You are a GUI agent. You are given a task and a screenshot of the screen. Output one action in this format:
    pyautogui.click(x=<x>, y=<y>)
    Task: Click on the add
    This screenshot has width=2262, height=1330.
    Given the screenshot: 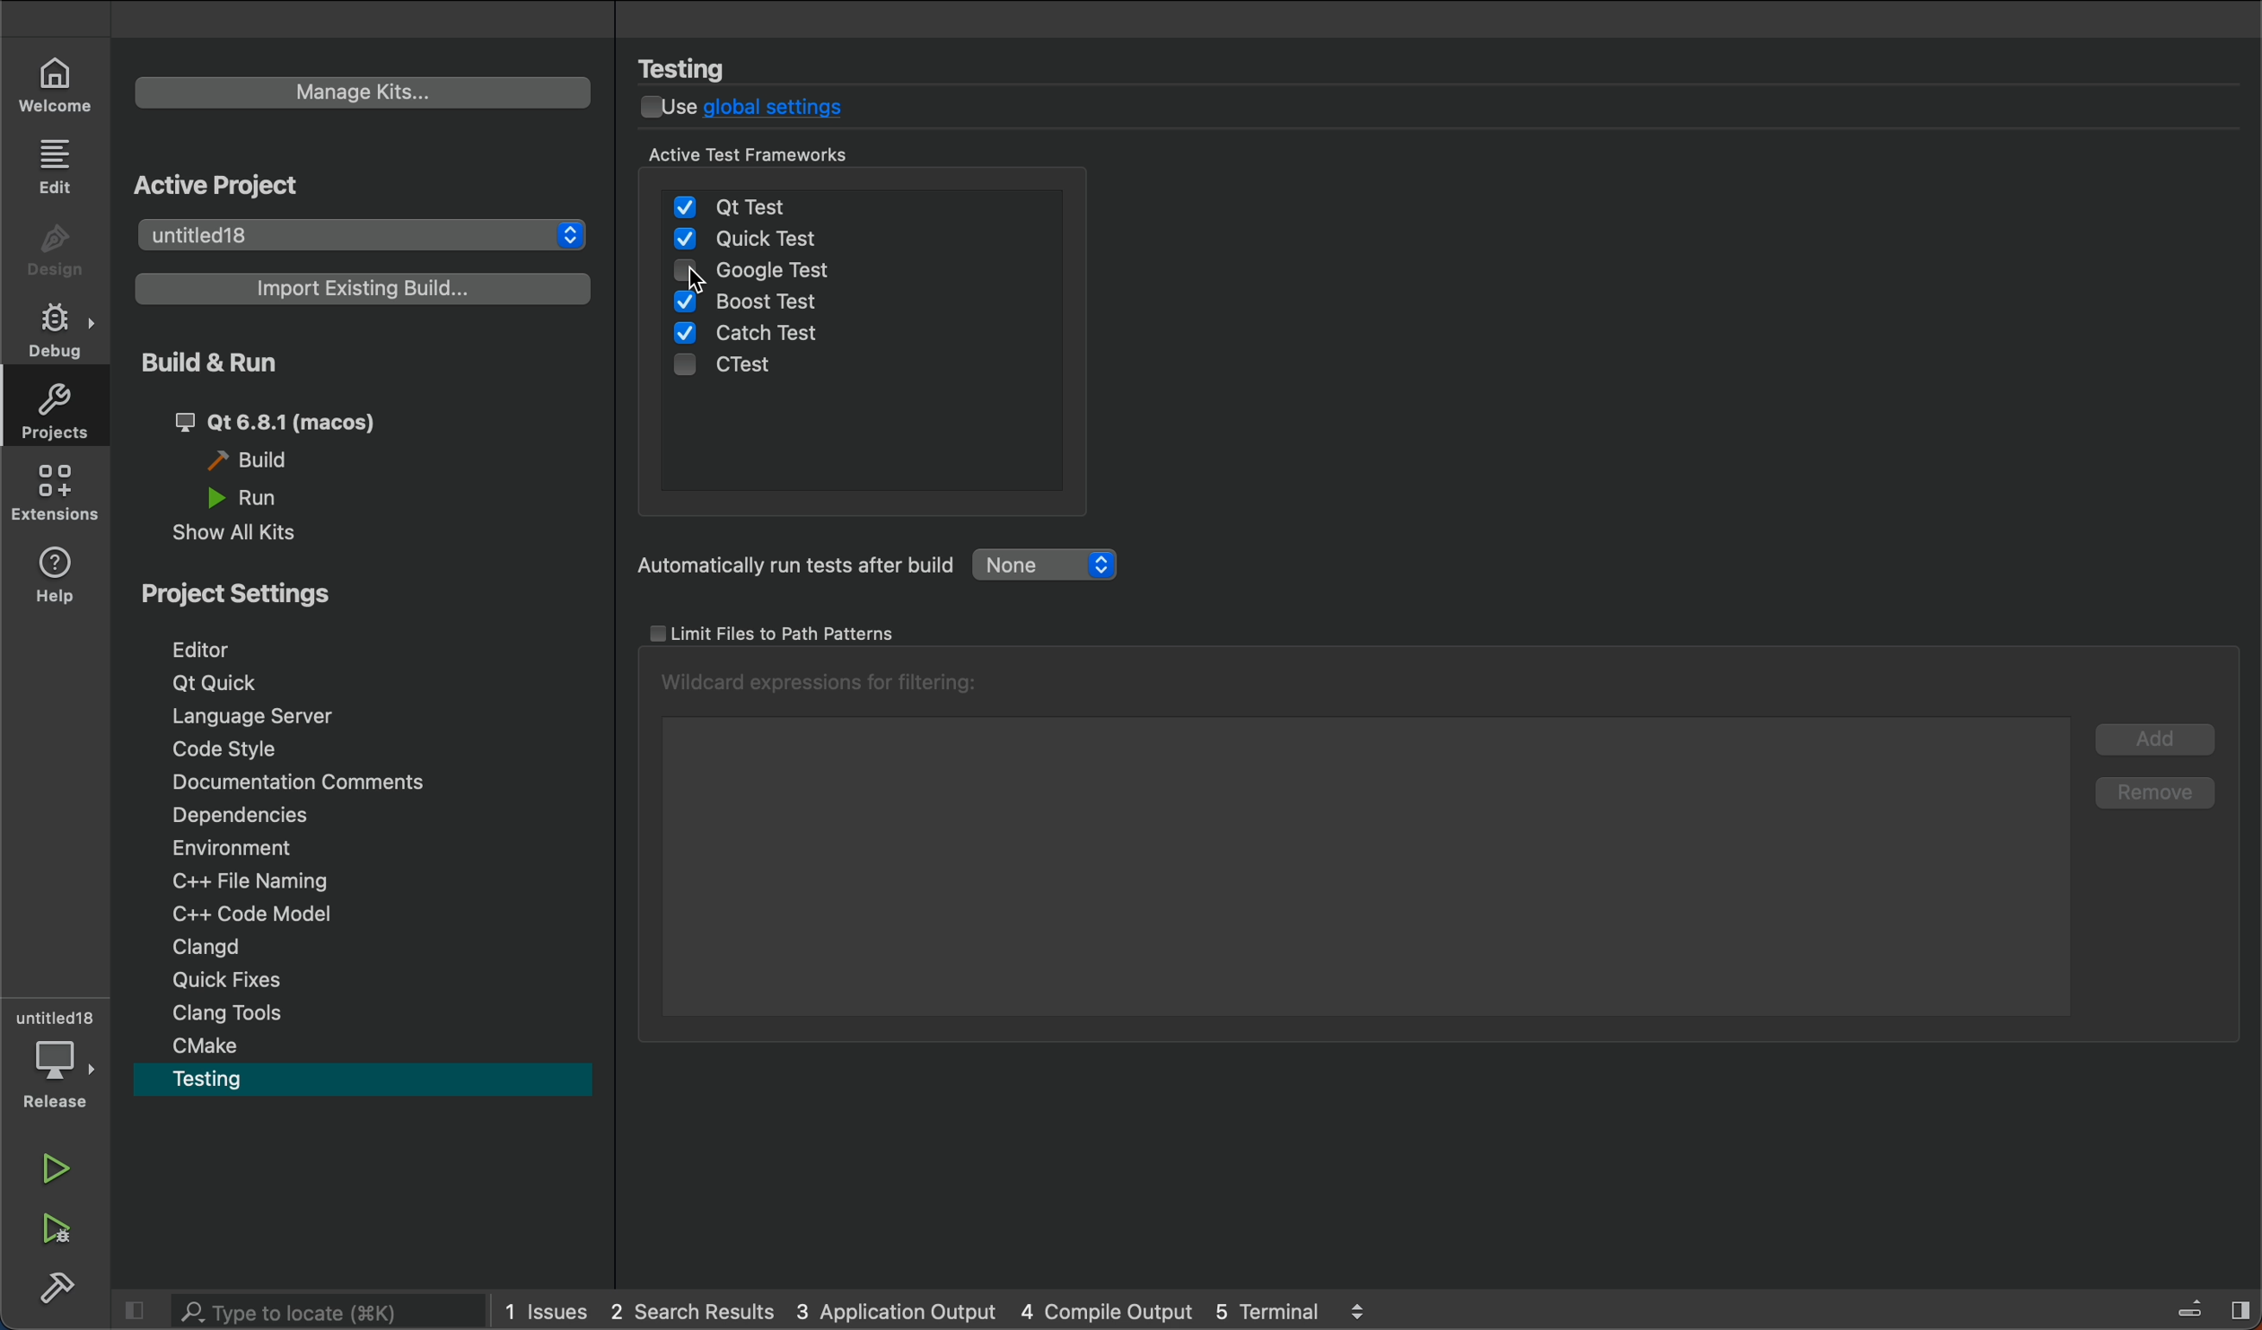 What is the action you would take?
    pyautogui.click(x=2148, y=744)
    